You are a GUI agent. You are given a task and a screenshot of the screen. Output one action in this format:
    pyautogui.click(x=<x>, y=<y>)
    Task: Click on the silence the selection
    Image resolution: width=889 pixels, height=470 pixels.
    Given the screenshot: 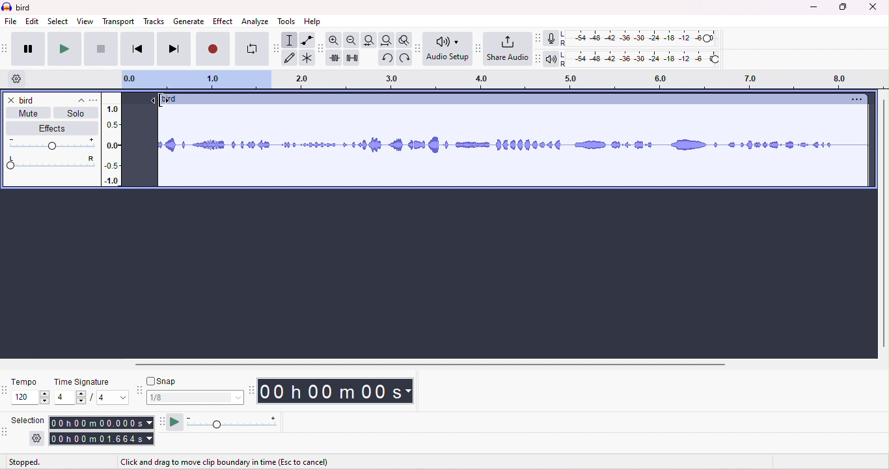 What is the action you would take?
    pyautogui.click(x=352, y=59)
    